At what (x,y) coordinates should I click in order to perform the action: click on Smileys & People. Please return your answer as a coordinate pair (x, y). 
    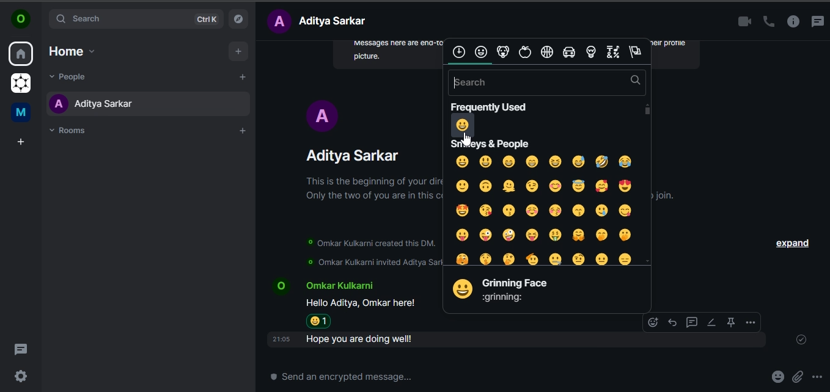
    Looking at the image, I should click on (488, 142).